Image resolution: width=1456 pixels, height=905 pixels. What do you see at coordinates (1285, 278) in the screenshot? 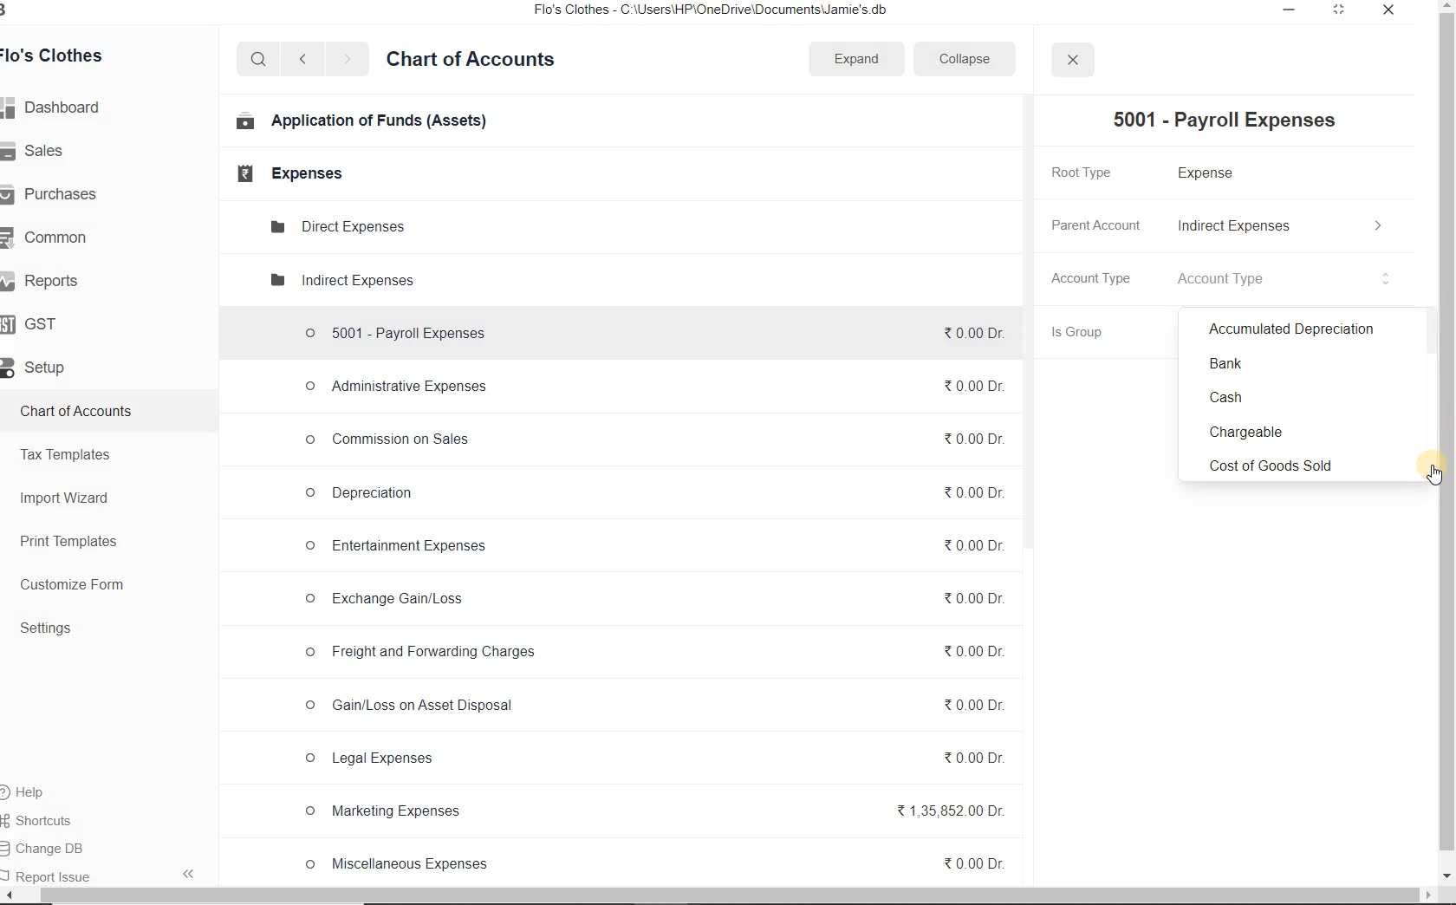
I see `Account Type` at bounding box center [1285, 278].